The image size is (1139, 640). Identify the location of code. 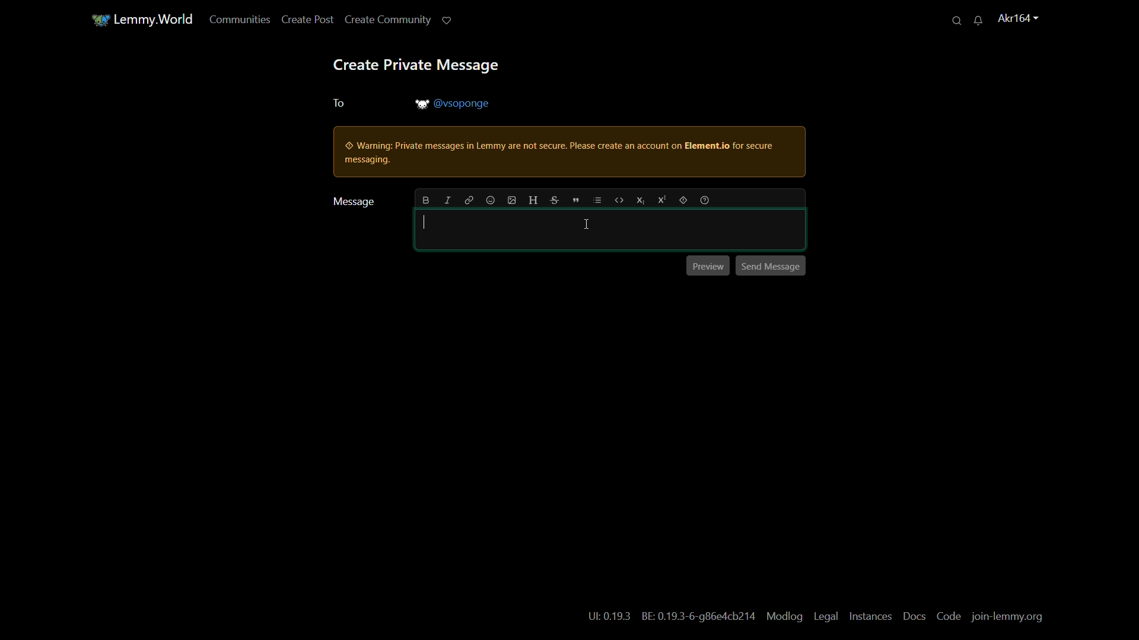
(618, 199).